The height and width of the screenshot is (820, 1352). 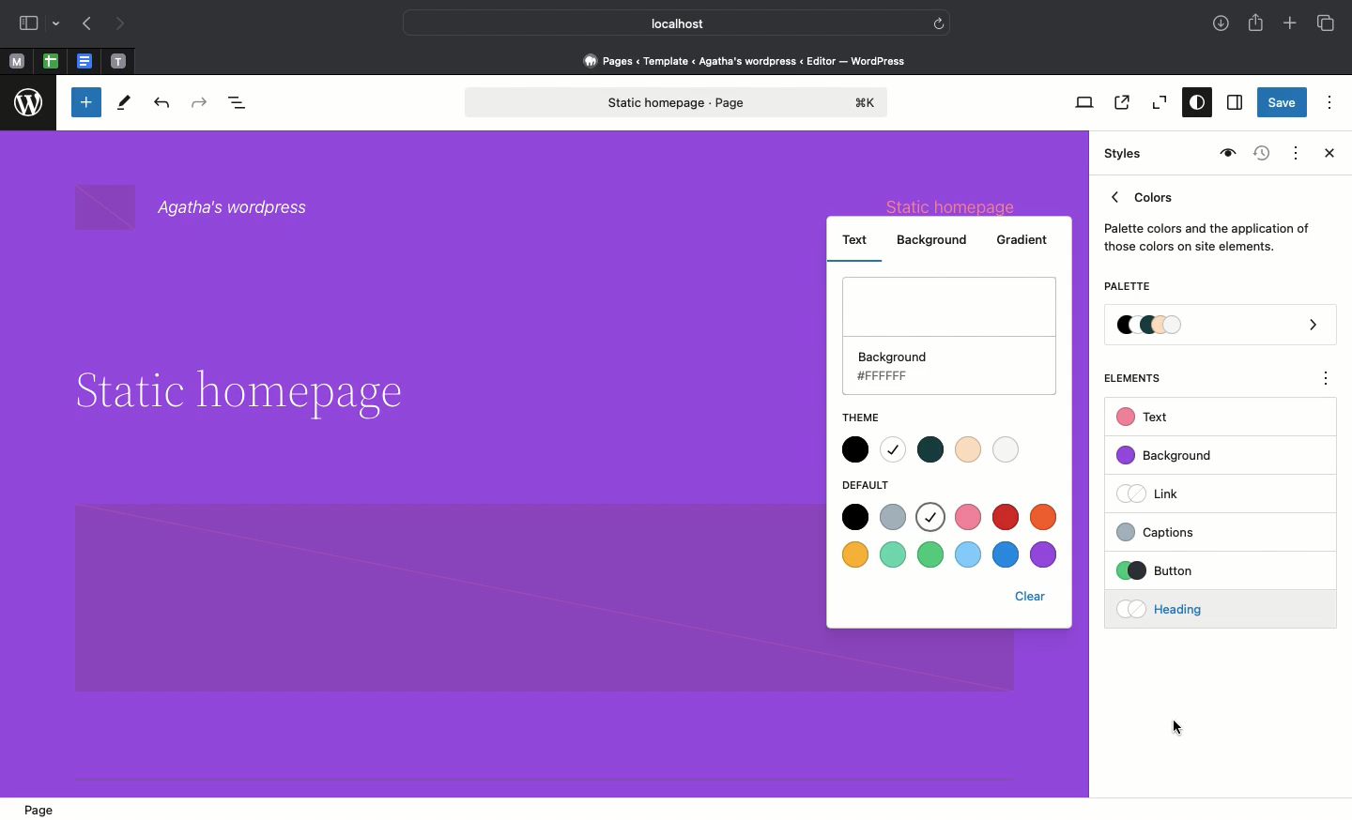 I want to click on Colors, so click(x=1207, y=218).